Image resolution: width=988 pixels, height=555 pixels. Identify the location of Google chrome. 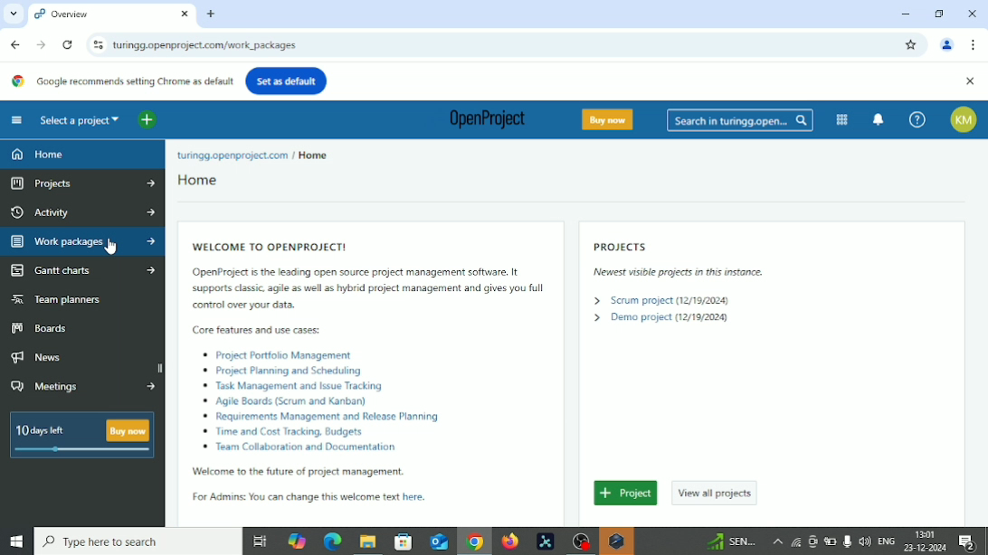
(474, 543).